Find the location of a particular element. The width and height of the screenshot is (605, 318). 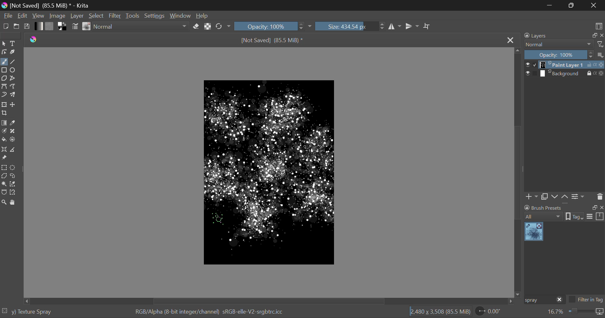

Pan is located at coordinates (14, 203).